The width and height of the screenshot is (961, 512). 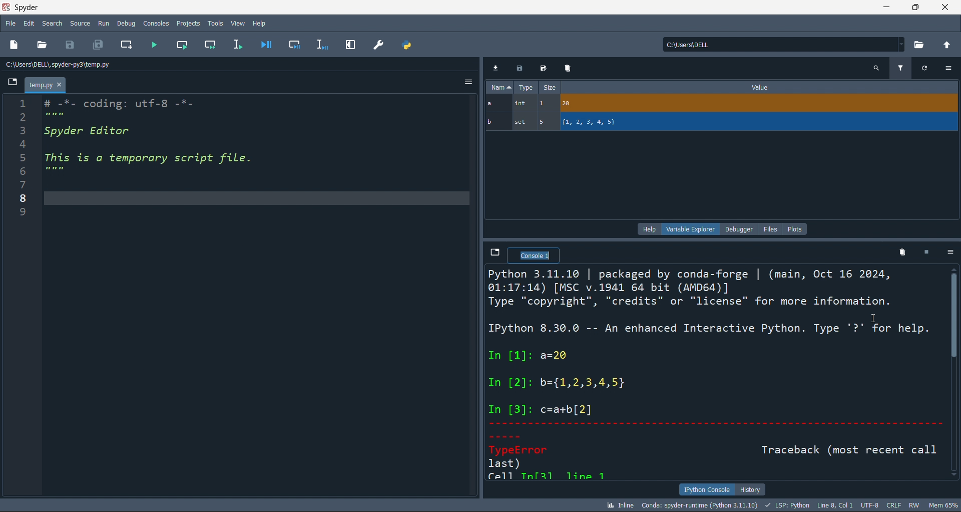 What do you see at coordinates (948, 253) in the screenshot?
I see `options` at bounding box center [948, 253].